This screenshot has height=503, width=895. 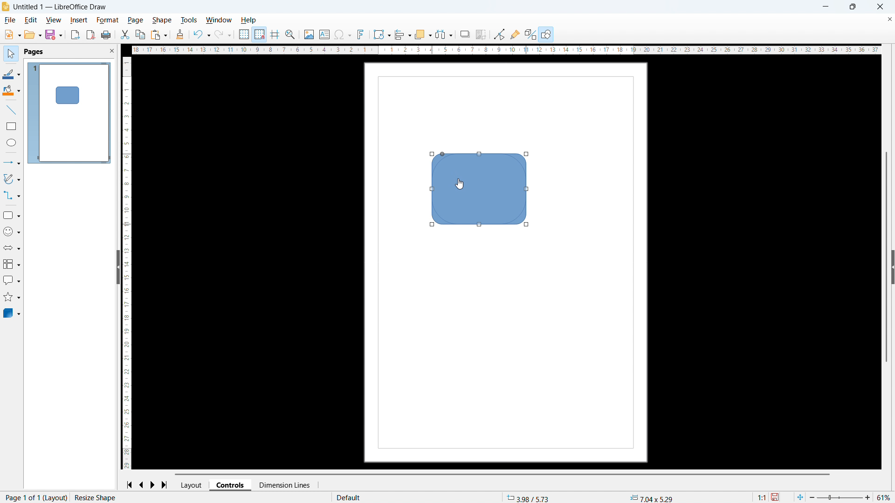 What do you see at coordinates (201, 35) in the screenshot?
I see `Undo ` at bounding box center [201, 35].